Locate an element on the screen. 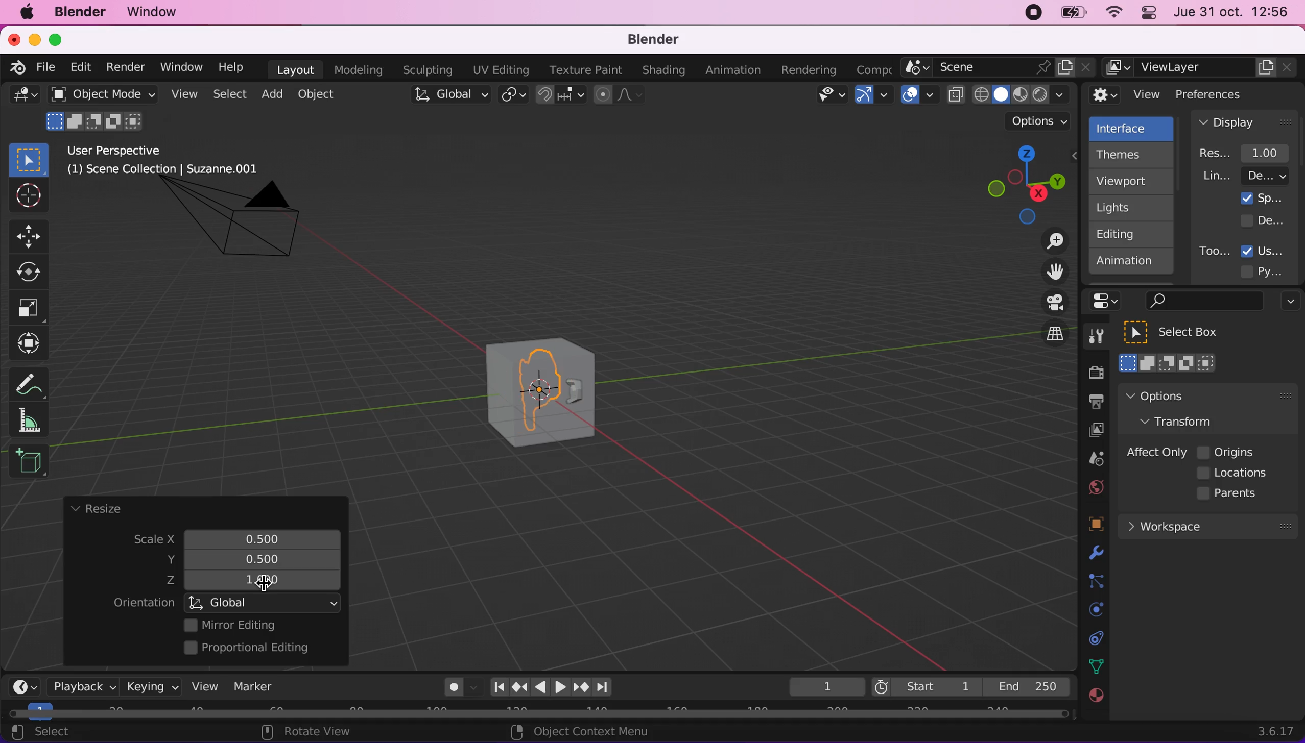  marker is located at coordinates (254, 686).